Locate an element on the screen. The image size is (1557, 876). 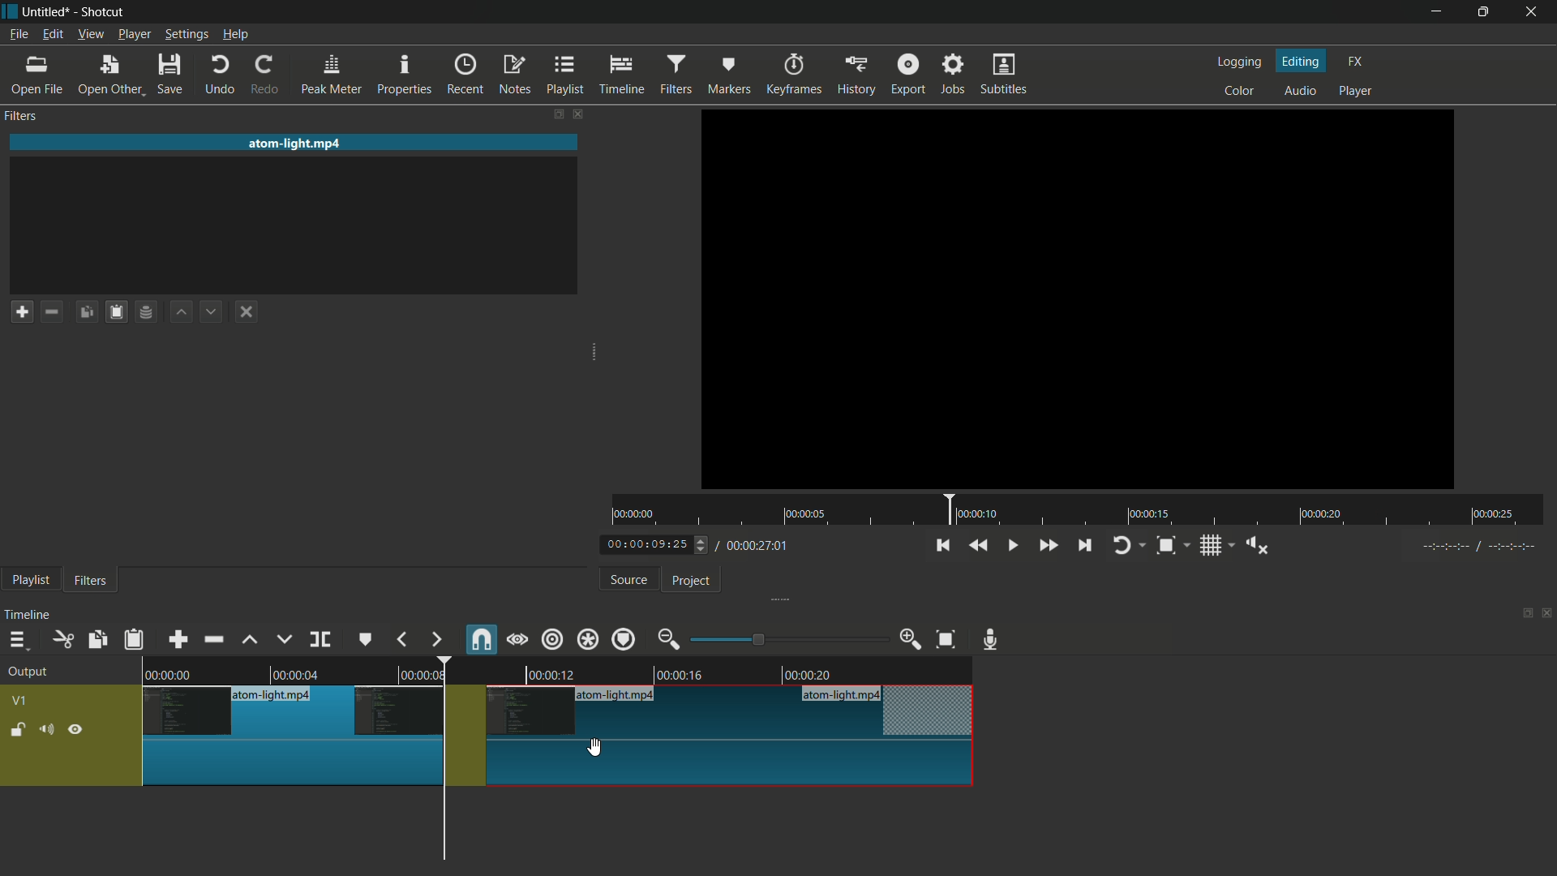
video track v1 is located at coordinates (555, 712).